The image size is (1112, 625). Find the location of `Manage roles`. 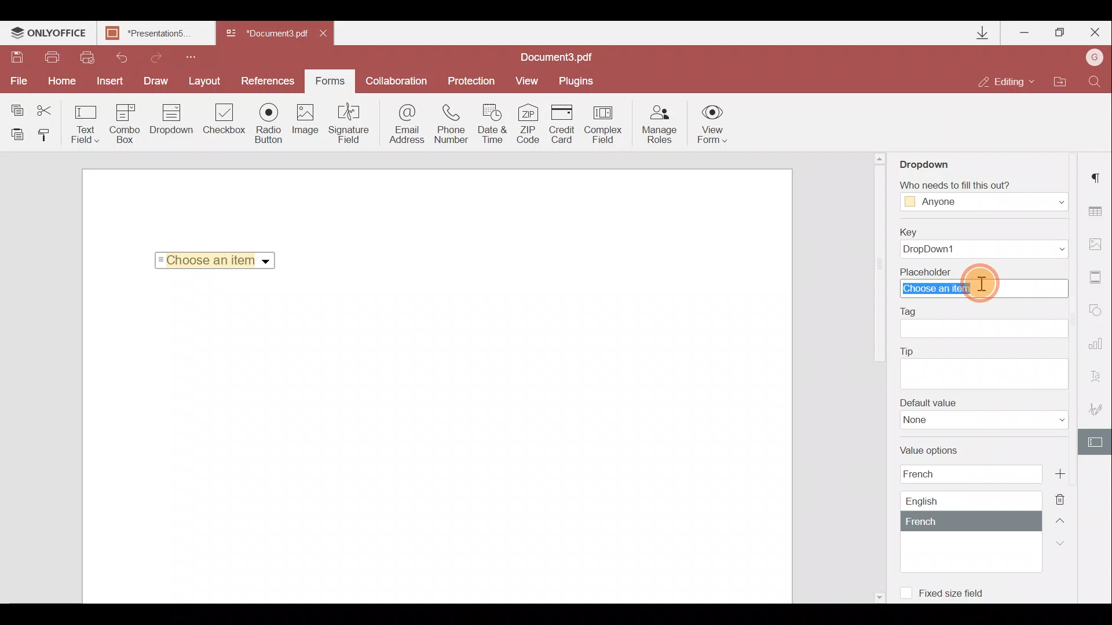

Manage roles is located at coordinates (659, 124).